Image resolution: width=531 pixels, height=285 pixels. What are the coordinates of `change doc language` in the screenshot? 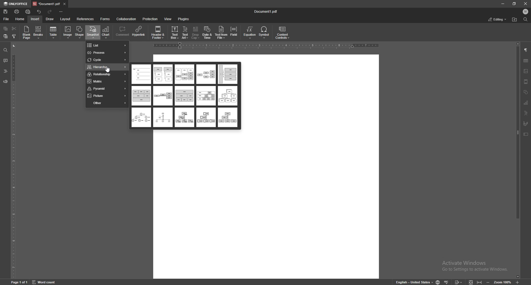 It's located at (438, 282).